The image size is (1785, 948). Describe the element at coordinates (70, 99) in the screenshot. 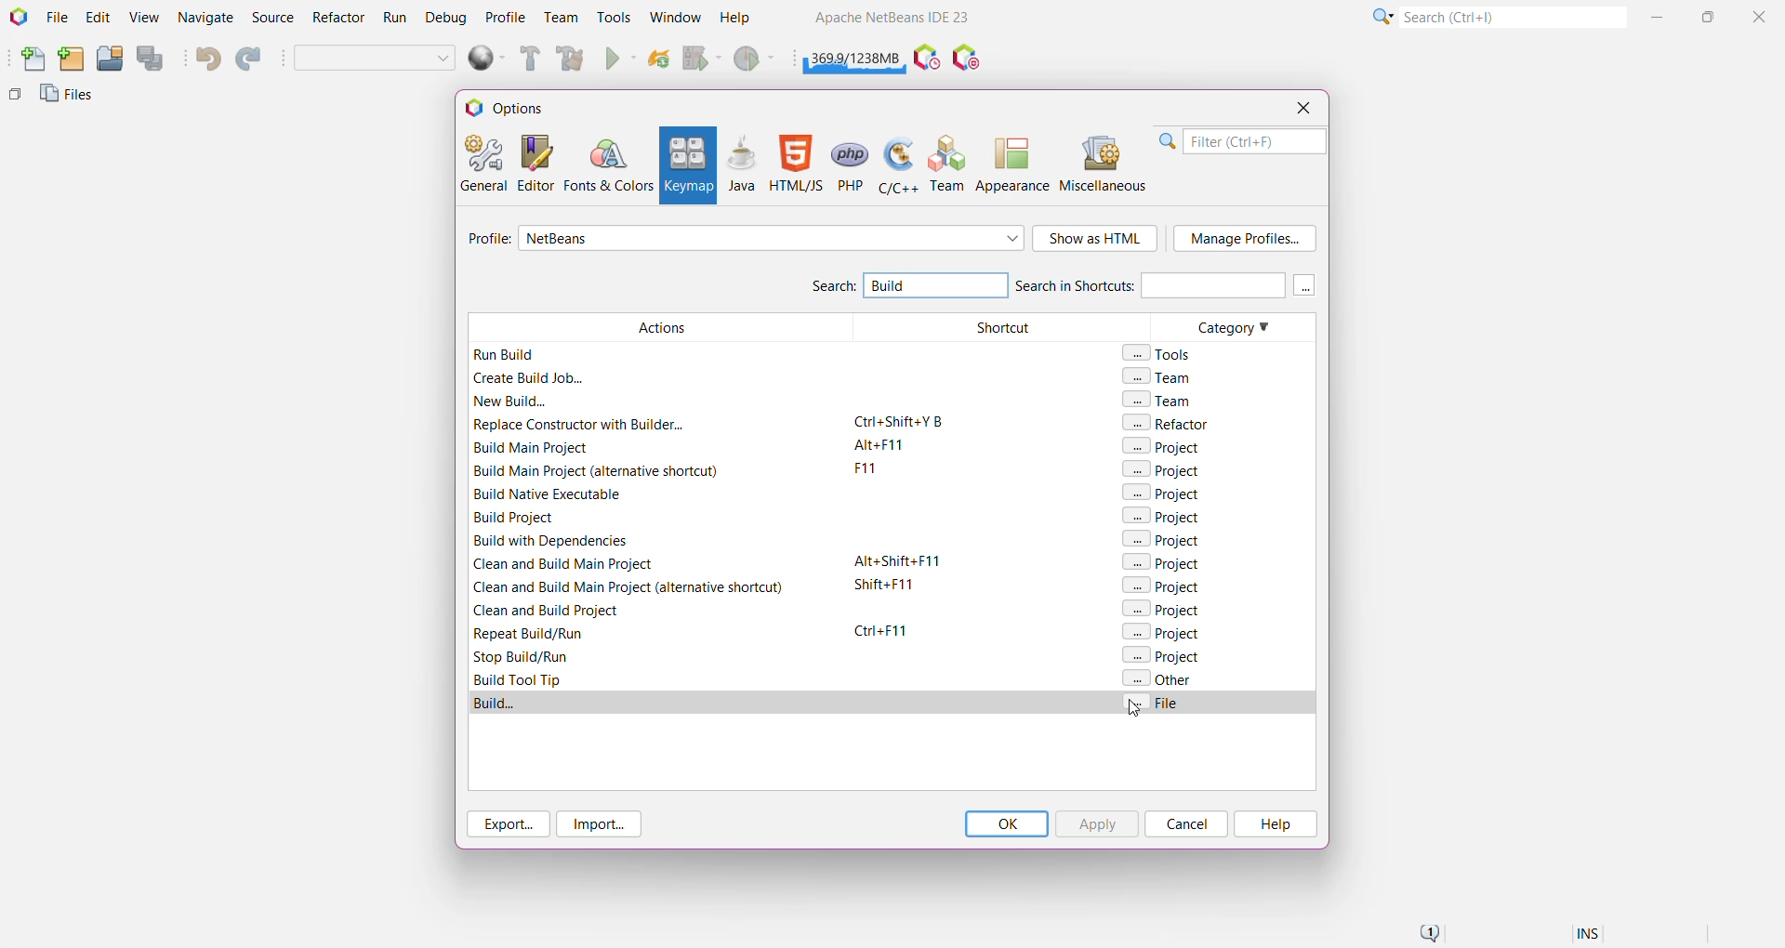

I see `Files` at that location.